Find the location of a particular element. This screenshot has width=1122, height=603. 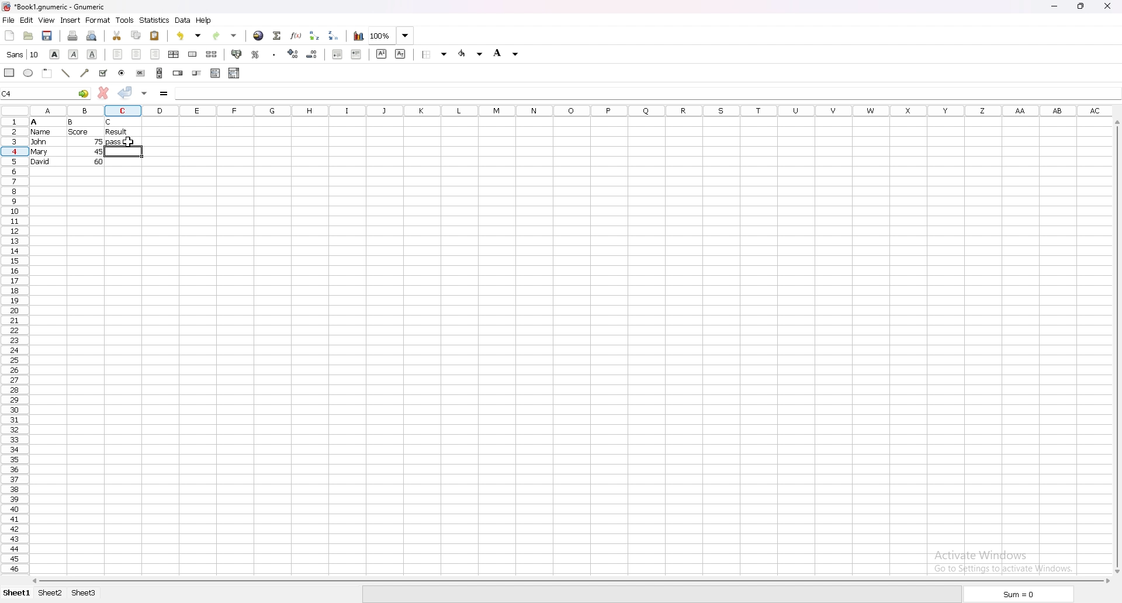

thousand separator is located at coordinates (275, 55).